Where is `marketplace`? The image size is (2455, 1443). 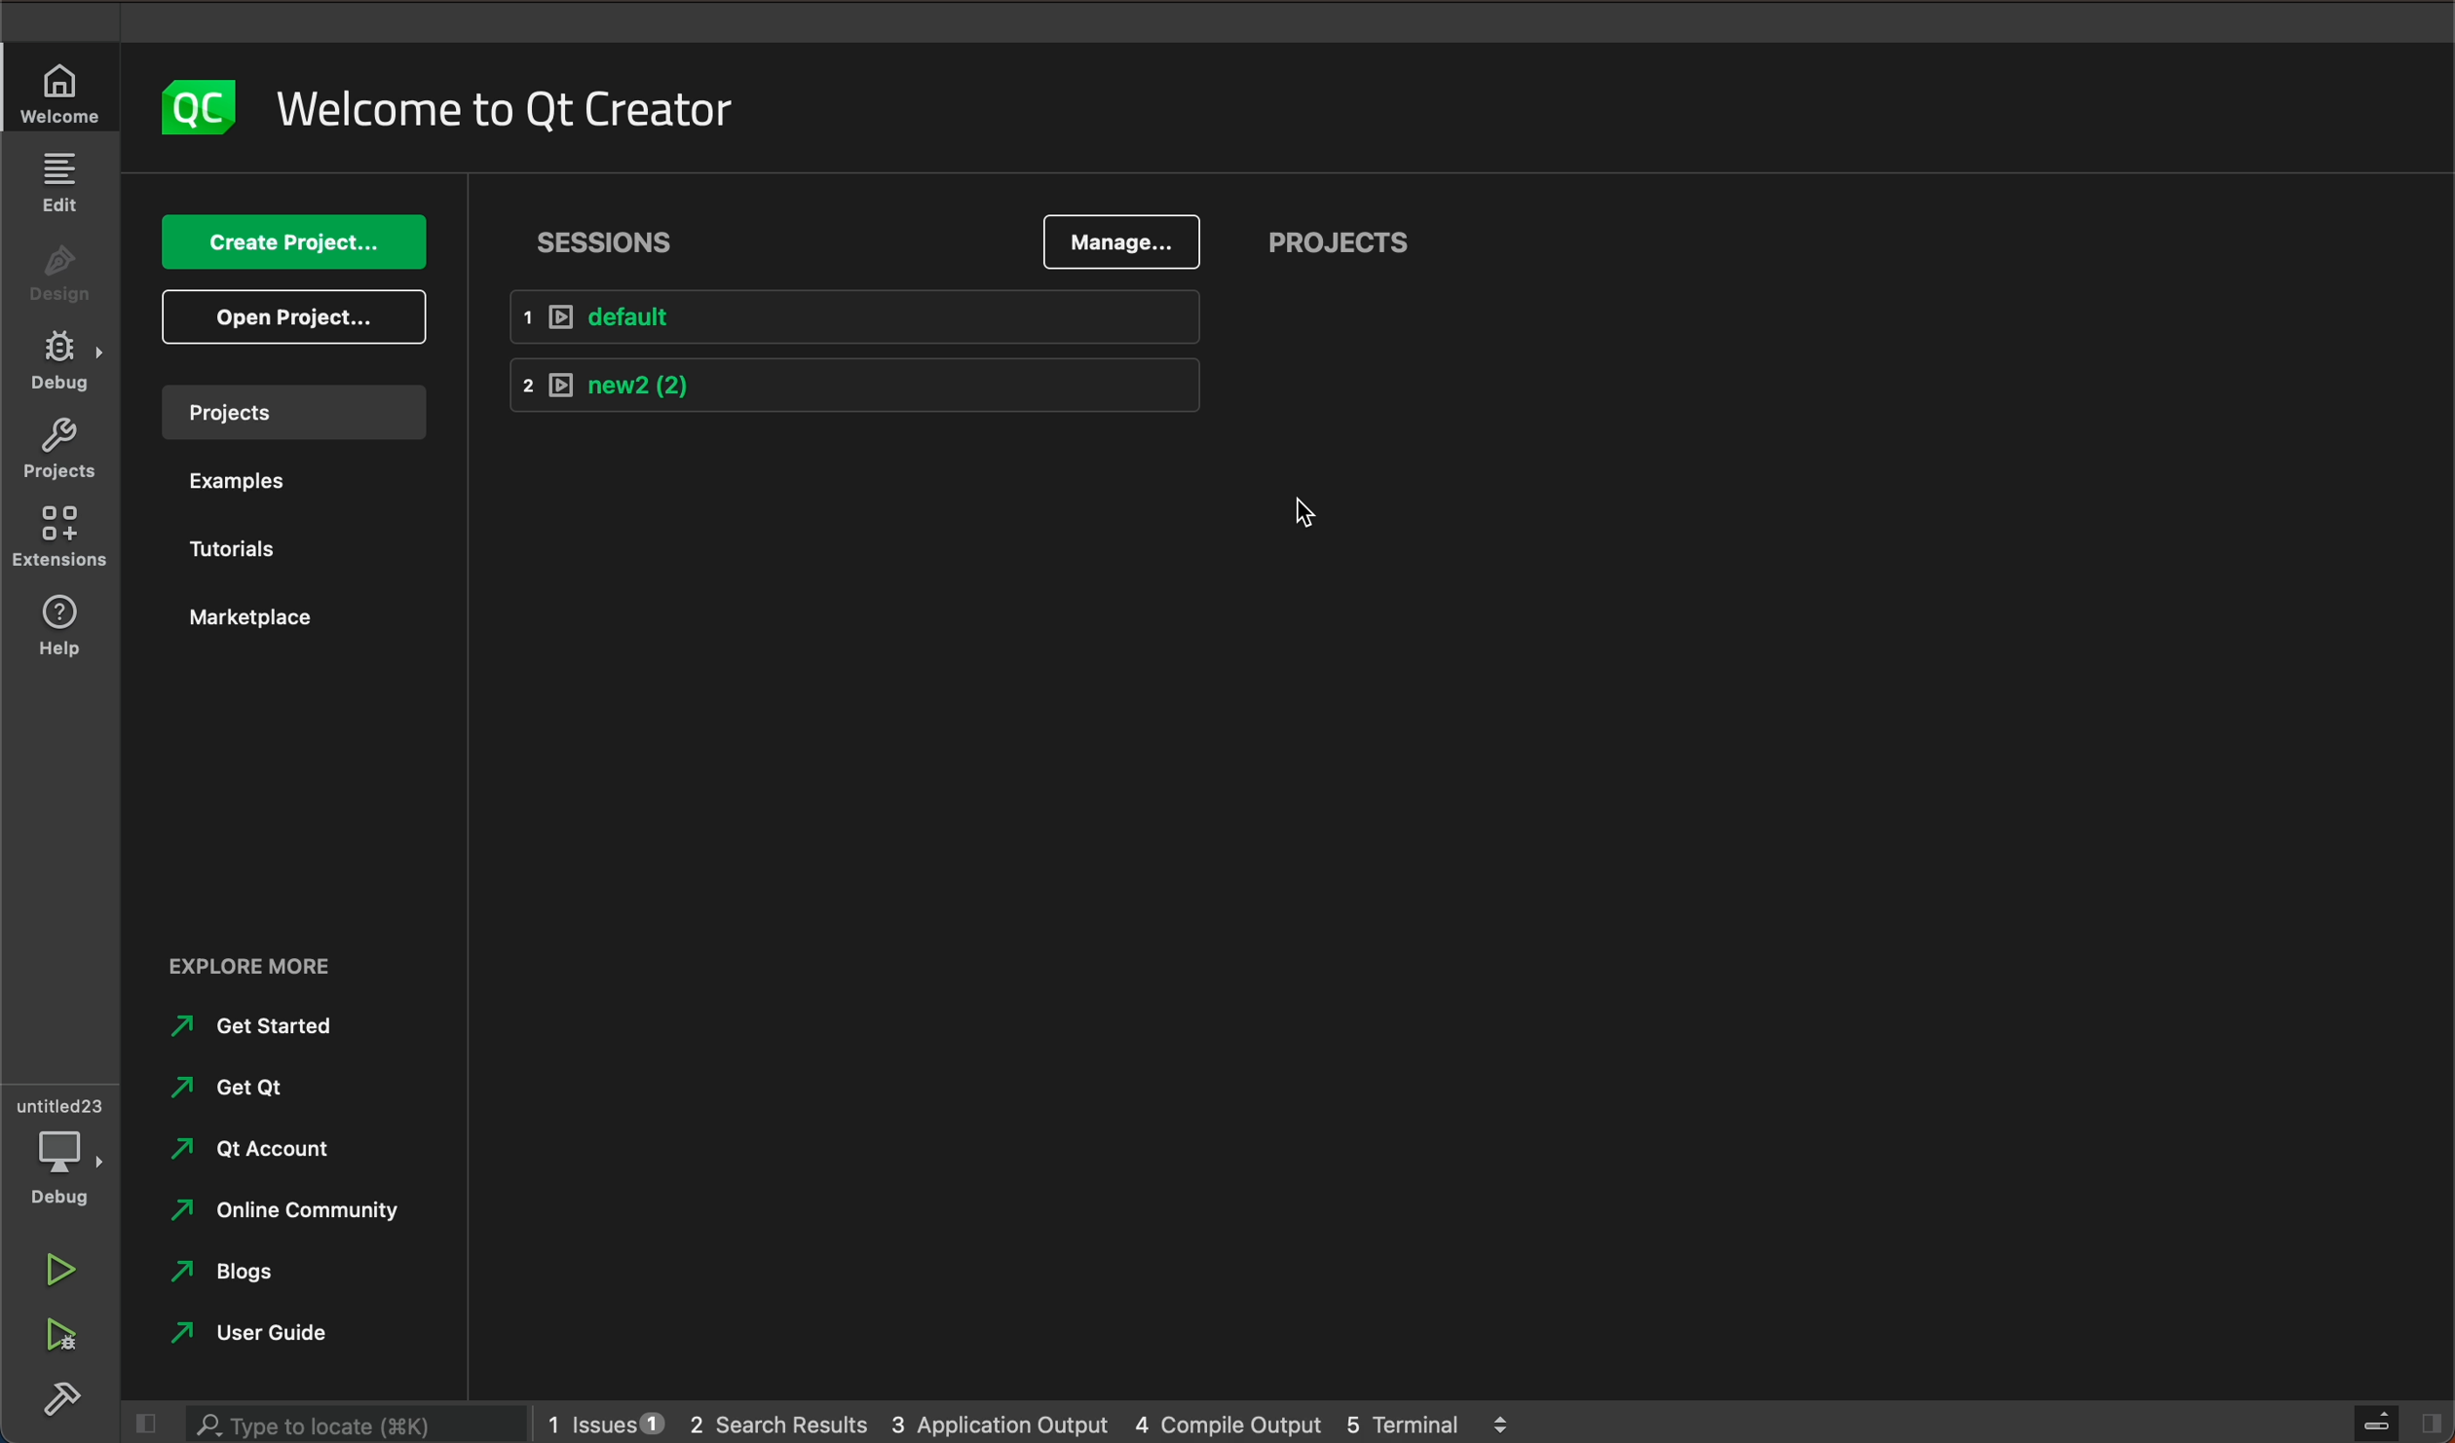 marketplace is located at coordinates (277, 620).